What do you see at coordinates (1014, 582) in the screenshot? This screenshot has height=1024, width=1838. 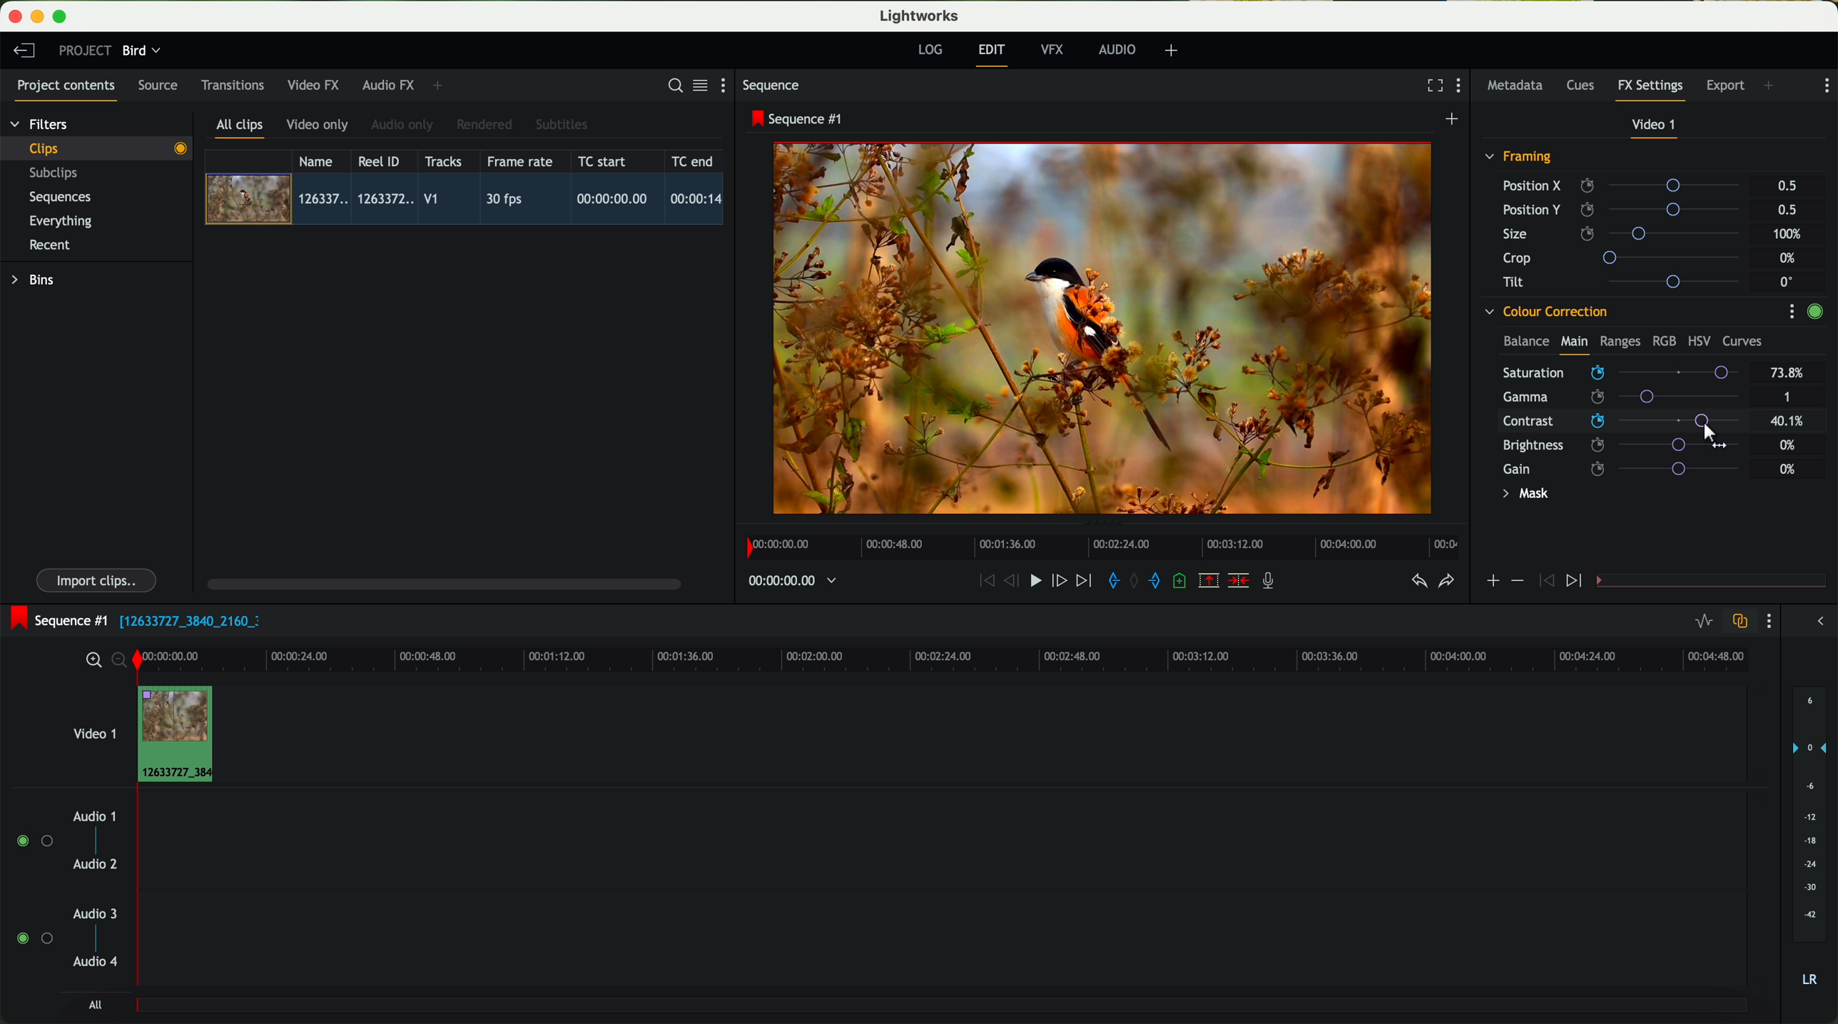 I see `nudge one frame back` at bounding box center [1014, 582].